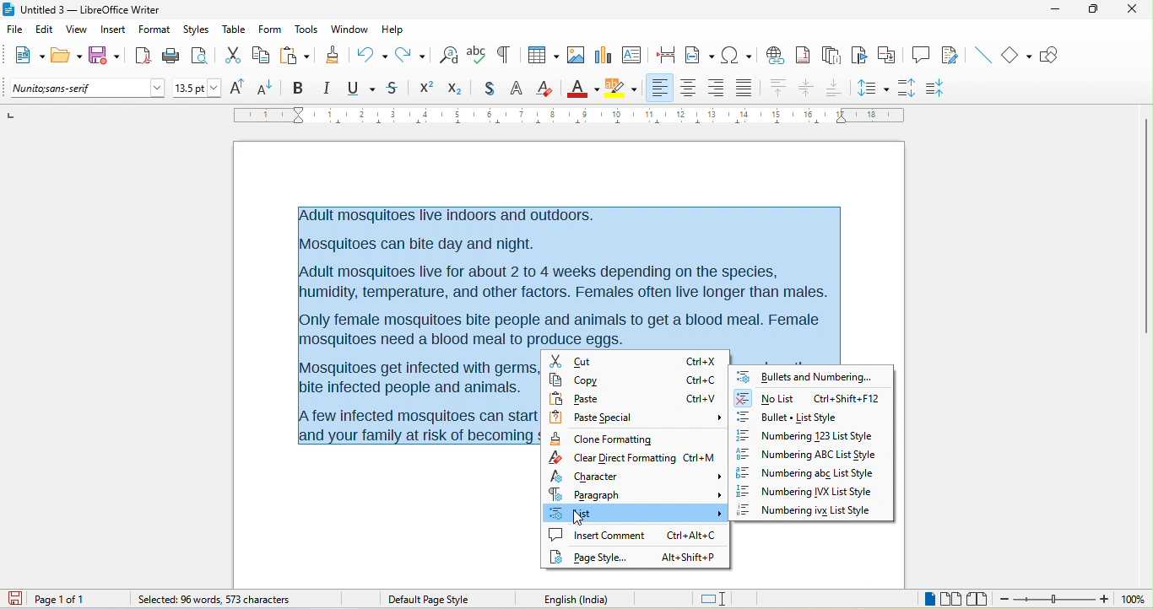 This screenshot has width=1153, height=609. Describe the element at coordinates (805, 54) in the screenshot. I see `footnote` at that location.